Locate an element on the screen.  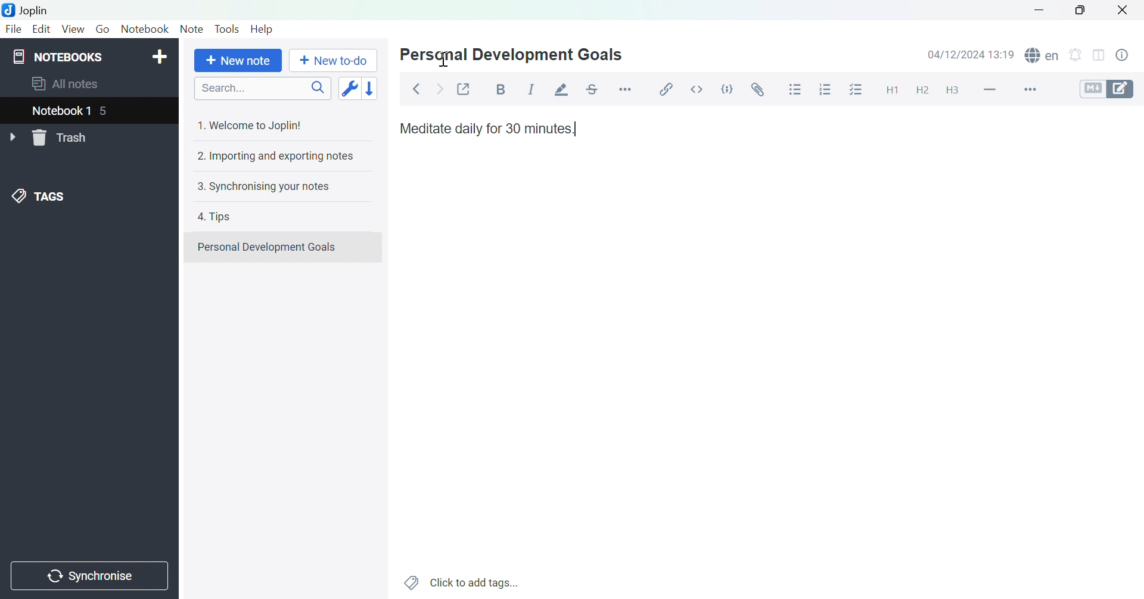
Help is located at coordinates (262, 30).